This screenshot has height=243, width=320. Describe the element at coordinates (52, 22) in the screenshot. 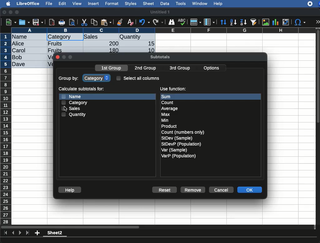

I see `pdf preview` at that location.